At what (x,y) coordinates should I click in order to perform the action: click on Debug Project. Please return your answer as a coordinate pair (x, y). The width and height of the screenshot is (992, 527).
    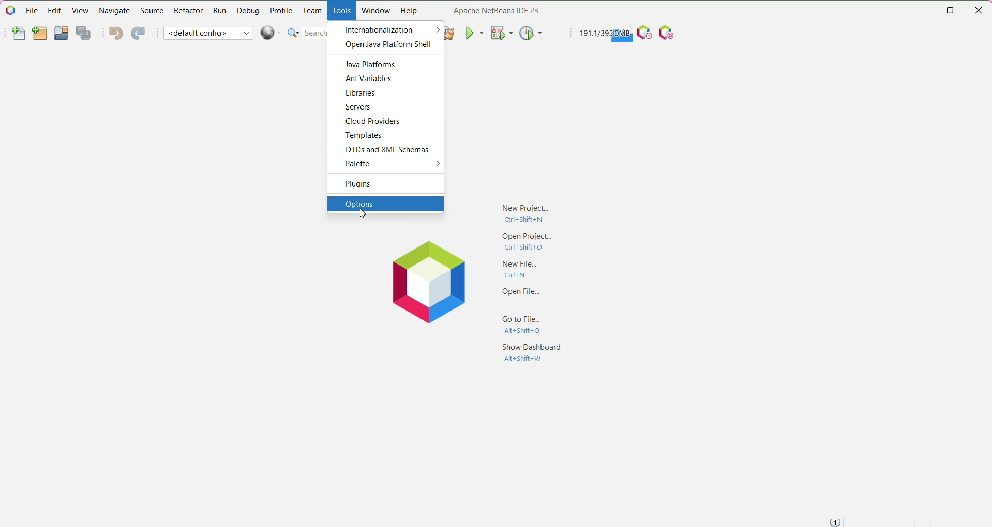
    Looking at the image, I should click on (501, 33).